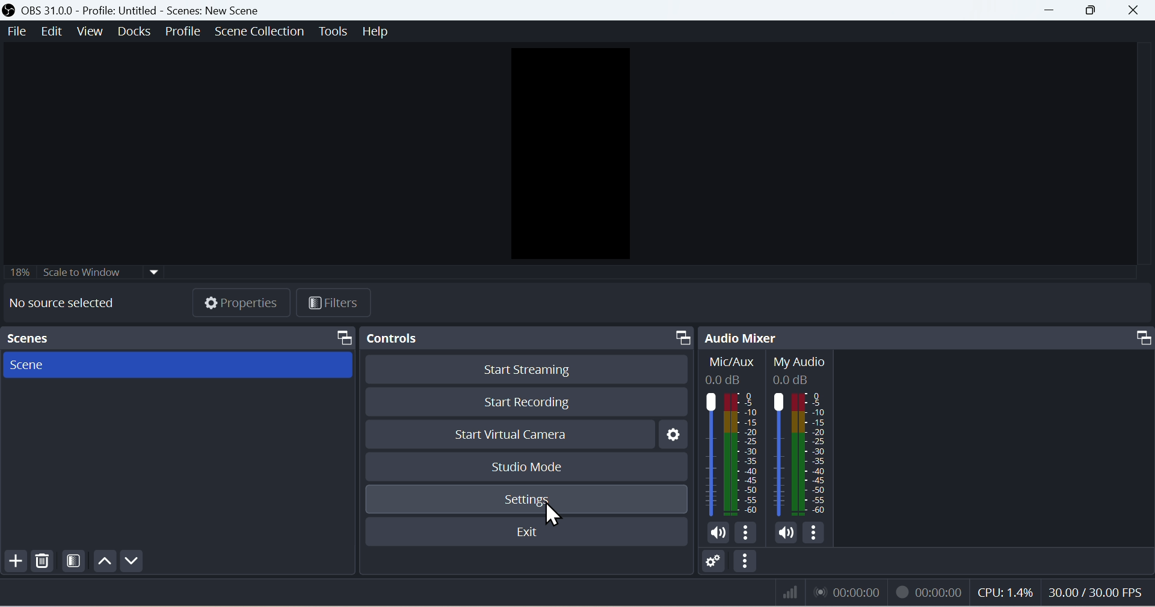 Image resolution: width=1155 pixels, height=607 pixels. Describe the element at coordinates (799, 445) in the screenshot. I see `MyAudio bar` at that location.